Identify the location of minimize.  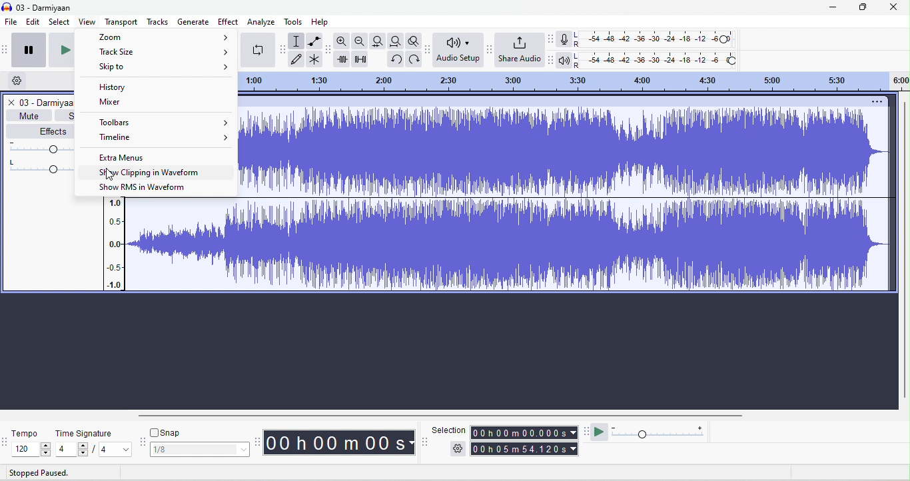
(832, 9).